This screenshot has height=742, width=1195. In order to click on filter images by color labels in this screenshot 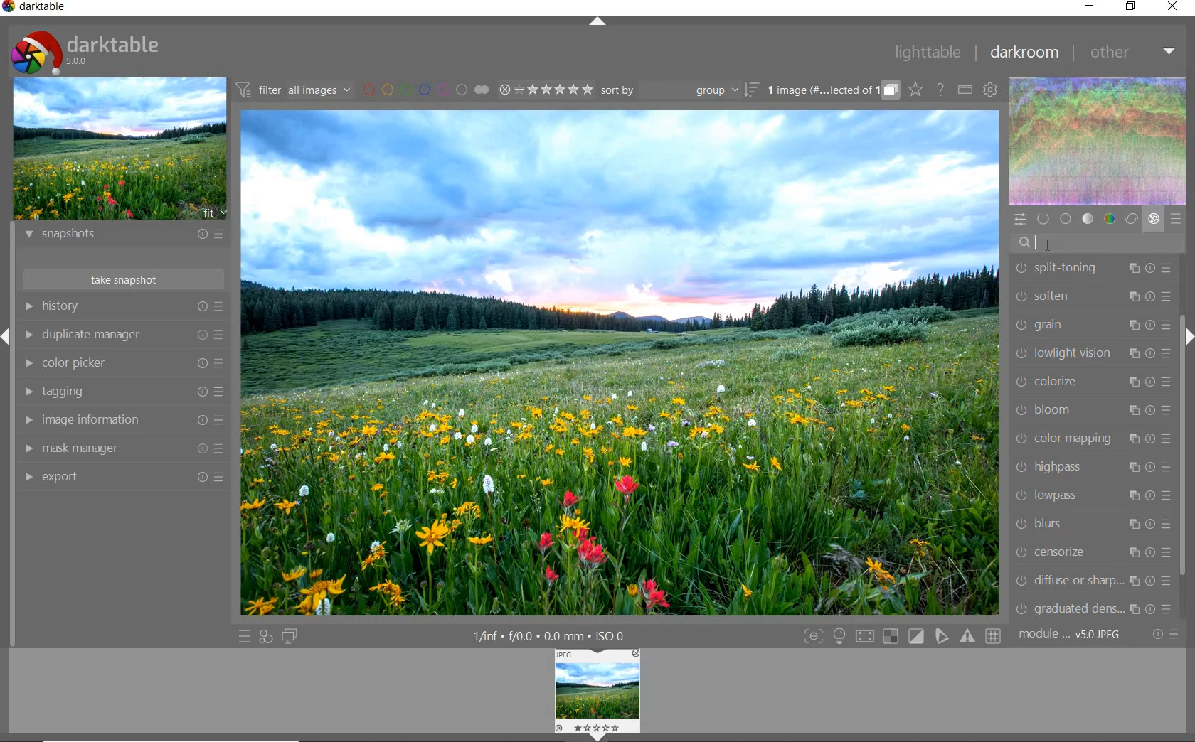, I will do `click(425, 90)`.